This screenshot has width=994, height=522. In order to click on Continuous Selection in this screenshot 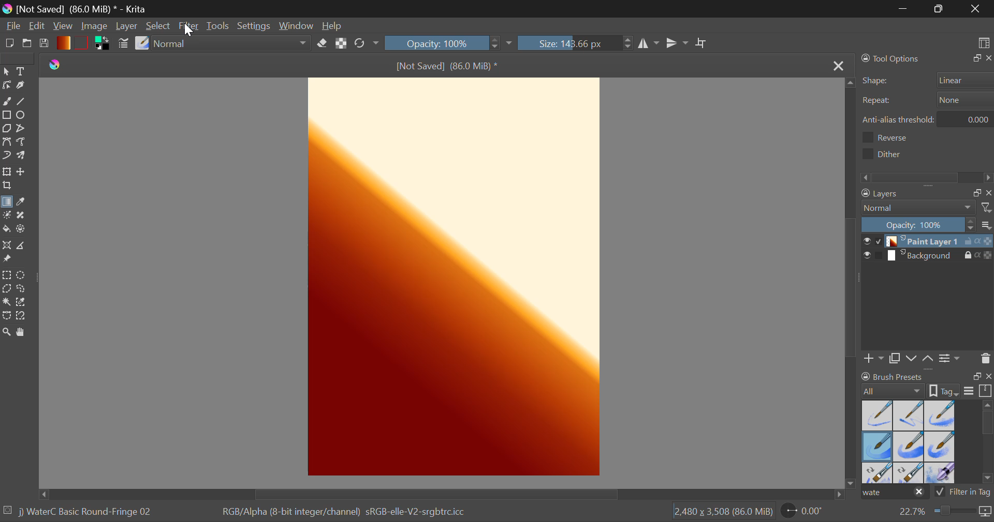, I will do `click(6, 303)`.